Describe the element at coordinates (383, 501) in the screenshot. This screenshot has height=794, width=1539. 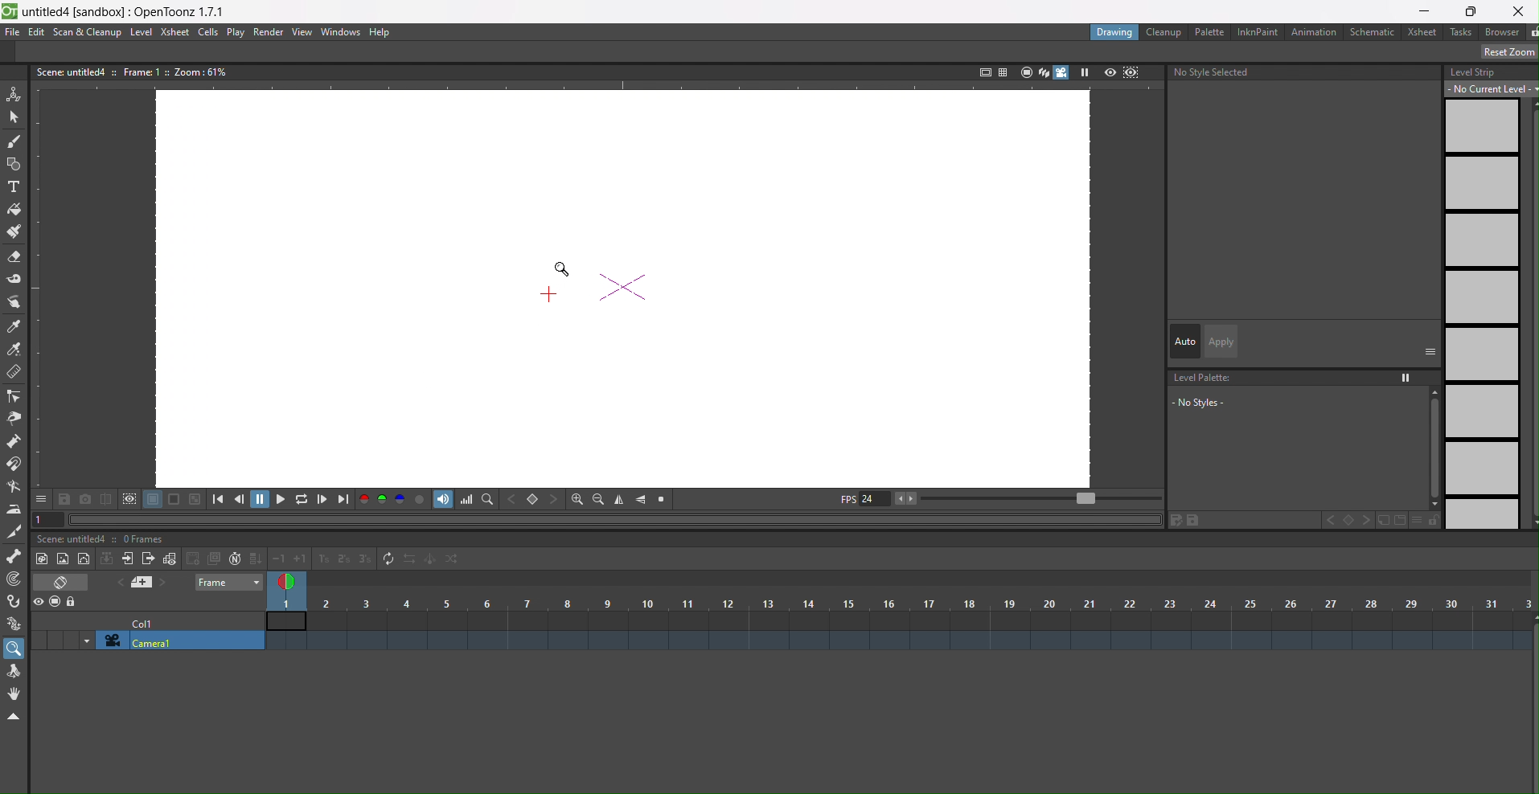
I see `green ` at that location.